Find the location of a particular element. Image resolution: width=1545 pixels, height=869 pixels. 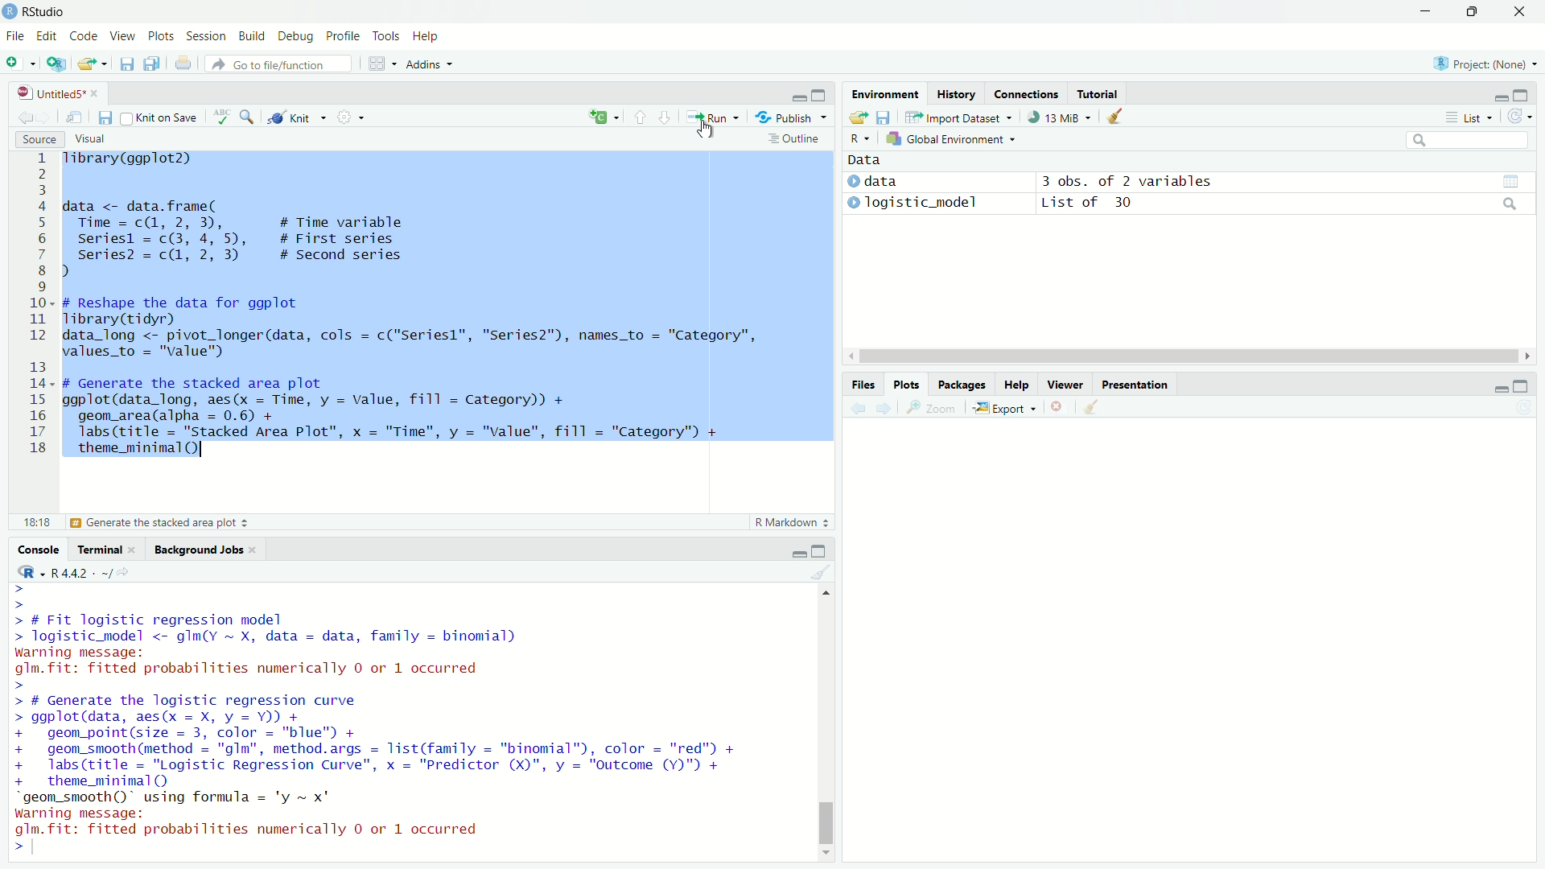

13 MiB + is located at coordinates (1066, 119).